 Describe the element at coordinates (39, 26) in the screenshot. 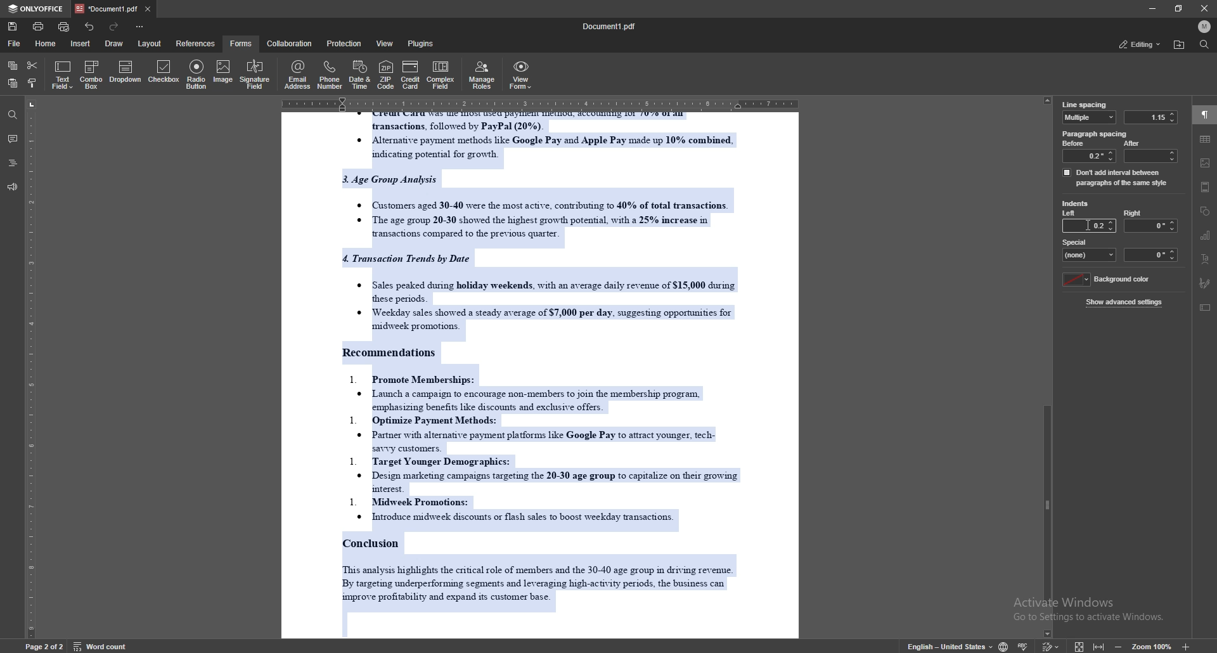

I see `print` at that location.